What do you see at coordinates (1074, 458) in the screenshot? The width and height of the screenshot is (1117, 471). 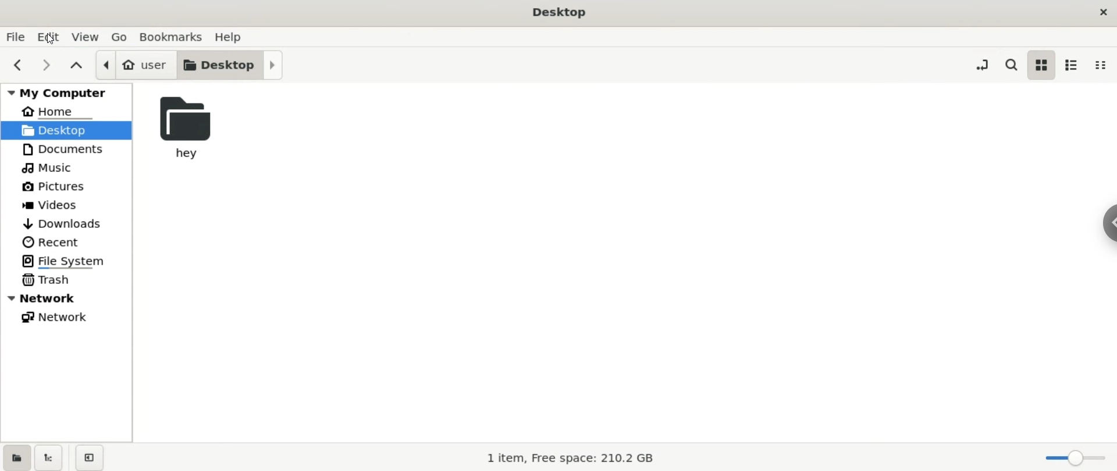 I see `zoom` at bounding box center [1074, 458].